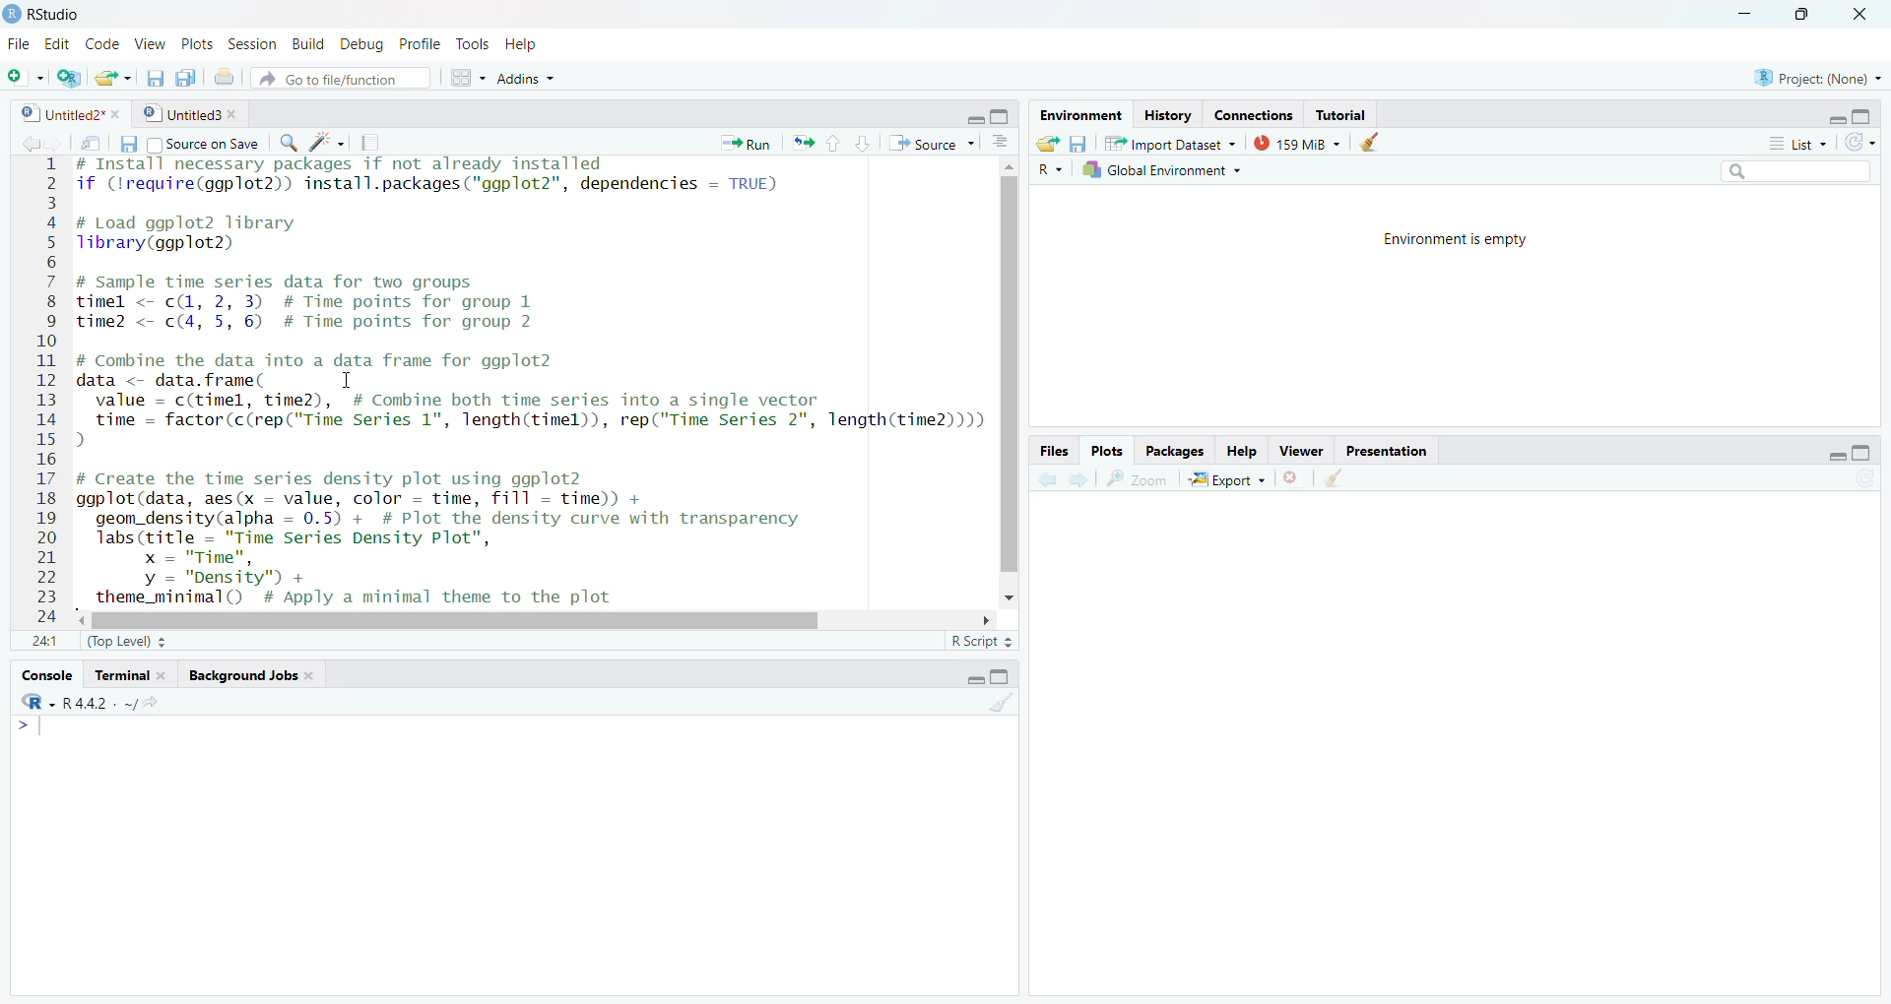  What do you see at coordinates (1797, 144) in the screenshot?
I see `List ` at bounding box center [1797, 144].